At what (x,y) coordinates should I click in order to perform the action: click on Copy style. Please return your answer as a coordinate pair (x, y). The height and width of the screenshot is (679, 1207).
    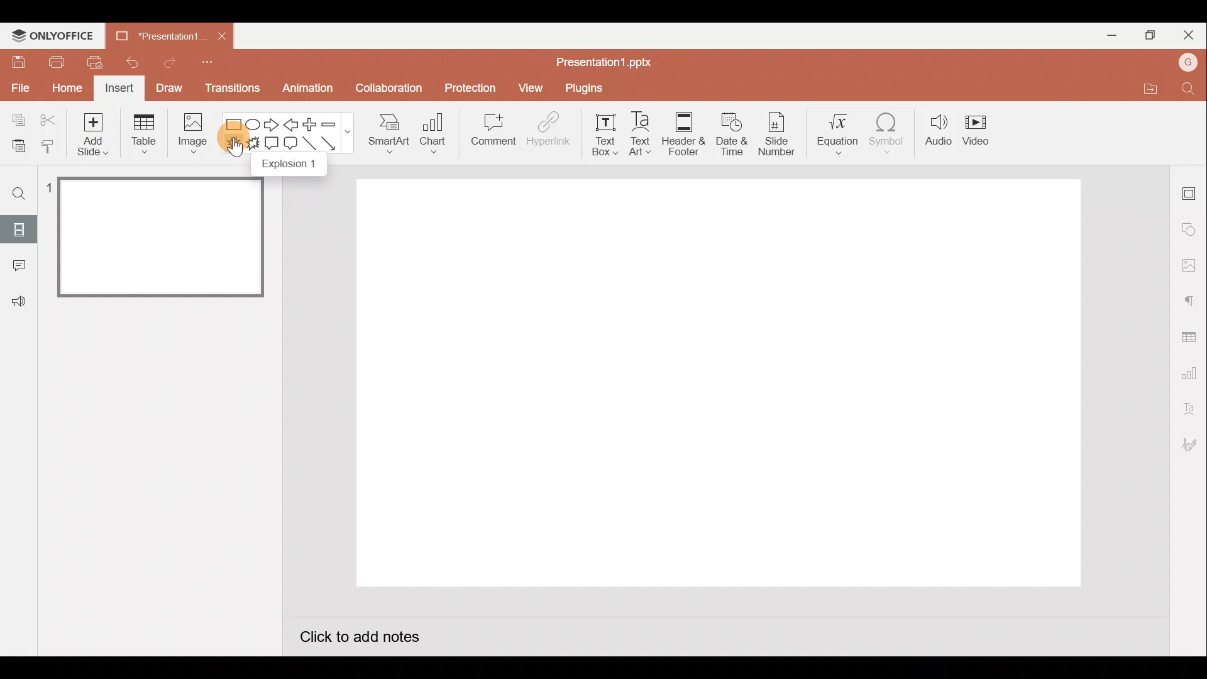
    Looking at the image, I should click on (53, 150).